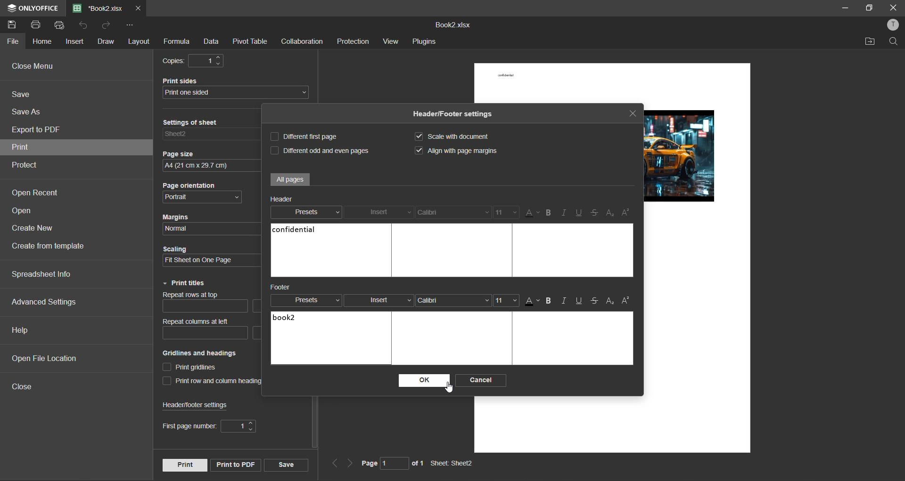 The image size is (905, 481). What do you see at coordinates (139, 40) in the screenshot?
I see `layout` at bounding box center [139, 40].